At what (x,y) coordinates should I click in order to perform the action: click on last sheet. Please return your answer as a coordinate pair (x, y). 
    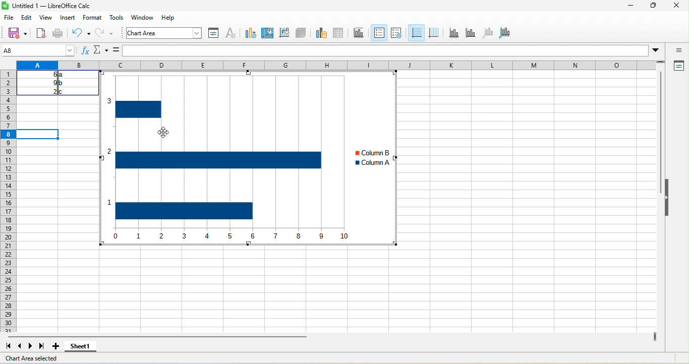
    Looking at the image, I should click on (41, 345).